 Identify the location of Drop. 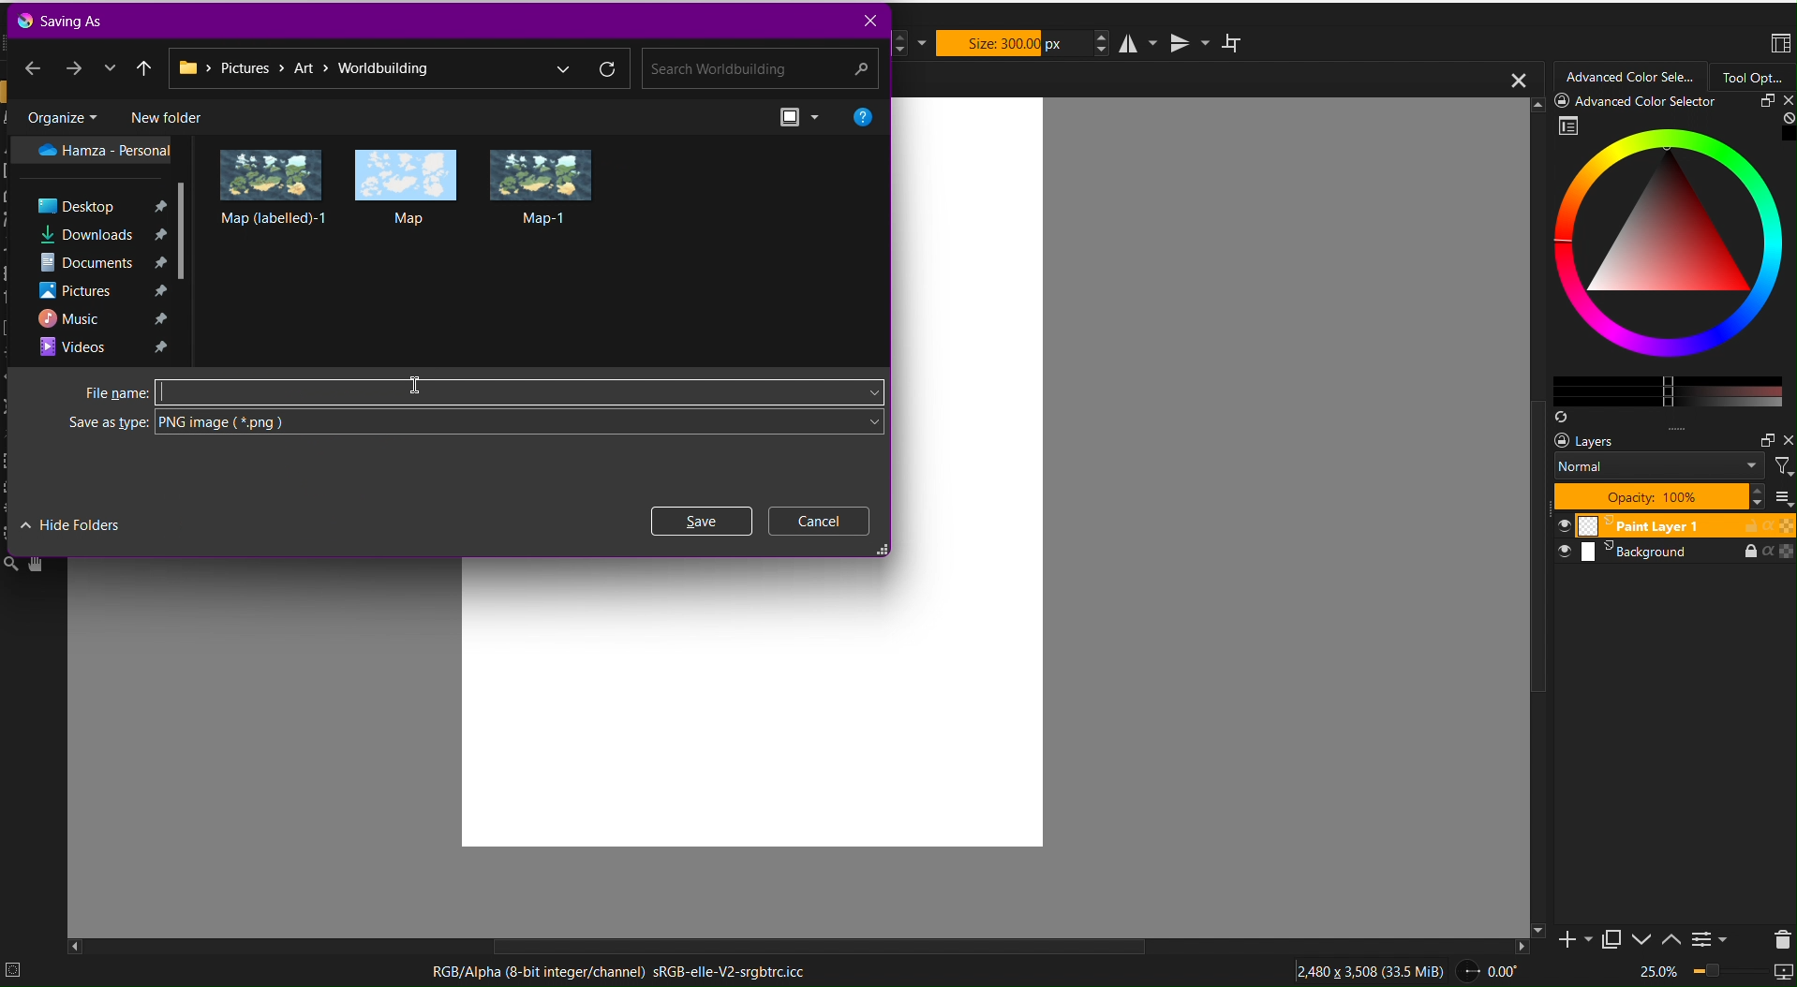
(110, 67).